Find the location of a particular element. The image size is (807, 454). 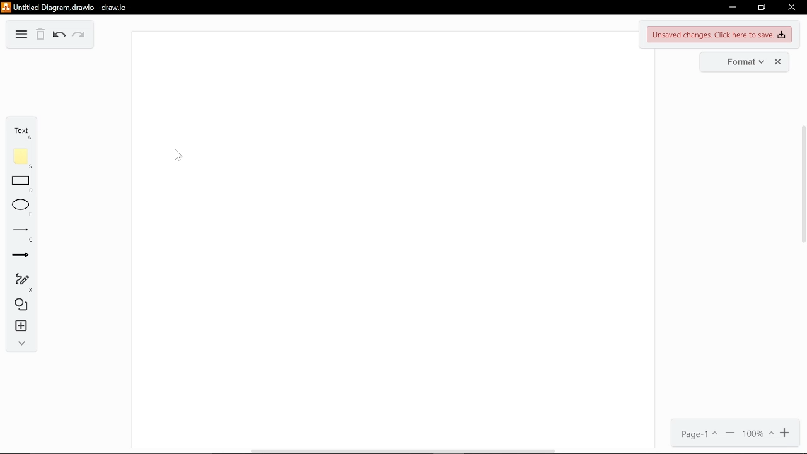

horizontal scrollbar is located at coordinates (405, 451).